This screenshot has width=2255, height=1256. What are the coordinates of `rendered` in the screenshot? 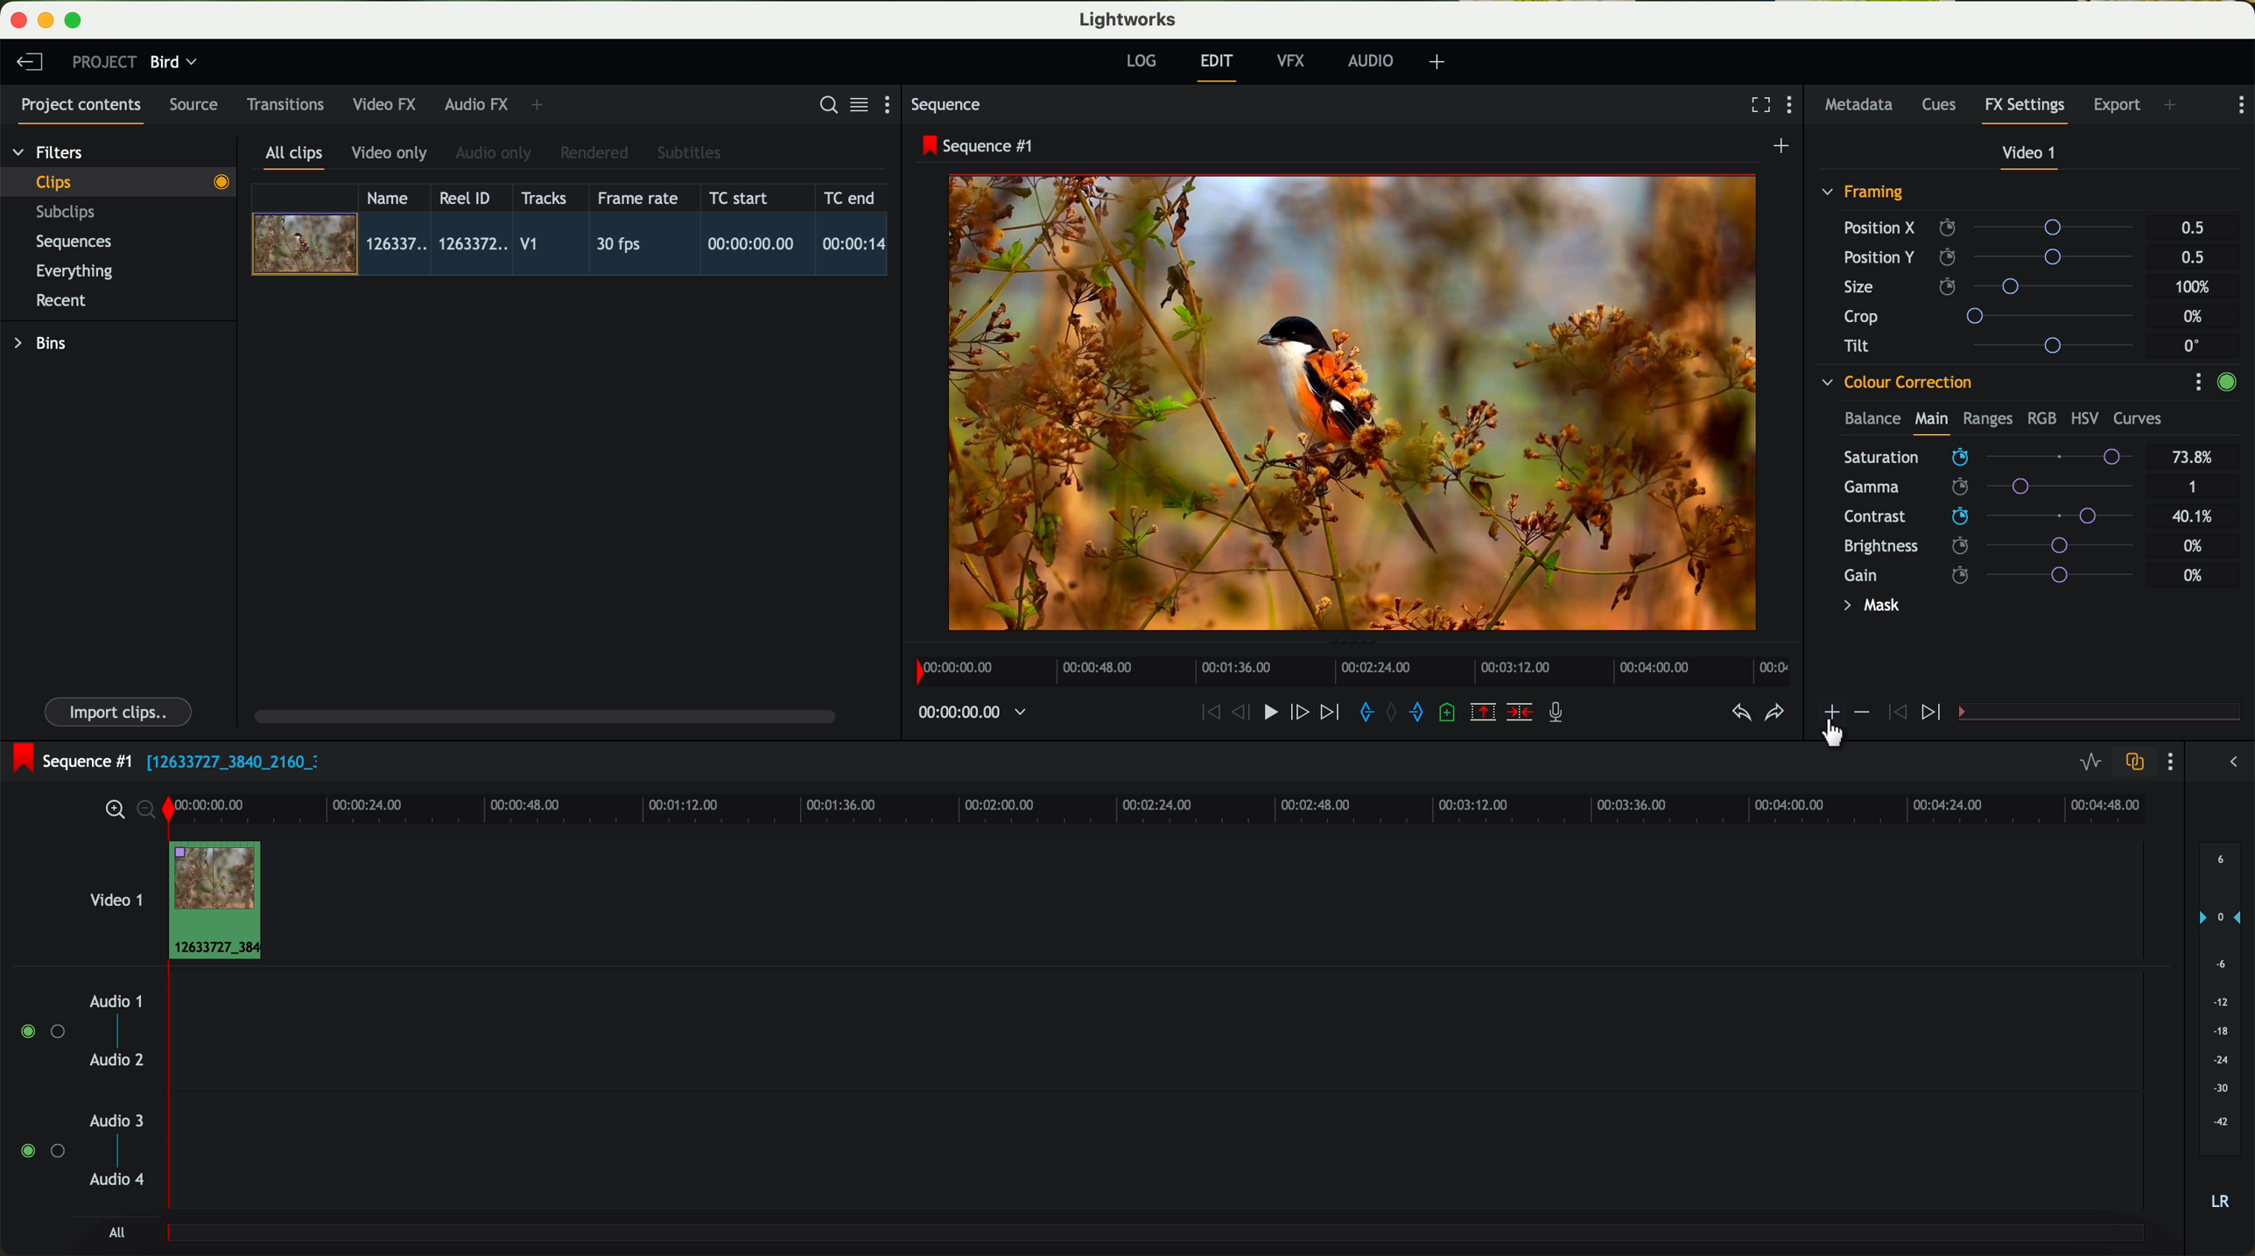 It's located at (595, 154).